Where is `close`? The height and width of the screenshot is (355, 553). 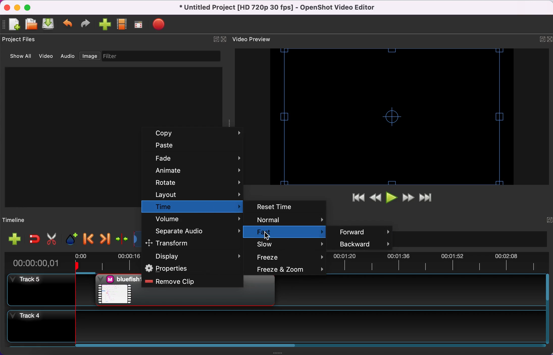
close is located at coordinates (225, 40).